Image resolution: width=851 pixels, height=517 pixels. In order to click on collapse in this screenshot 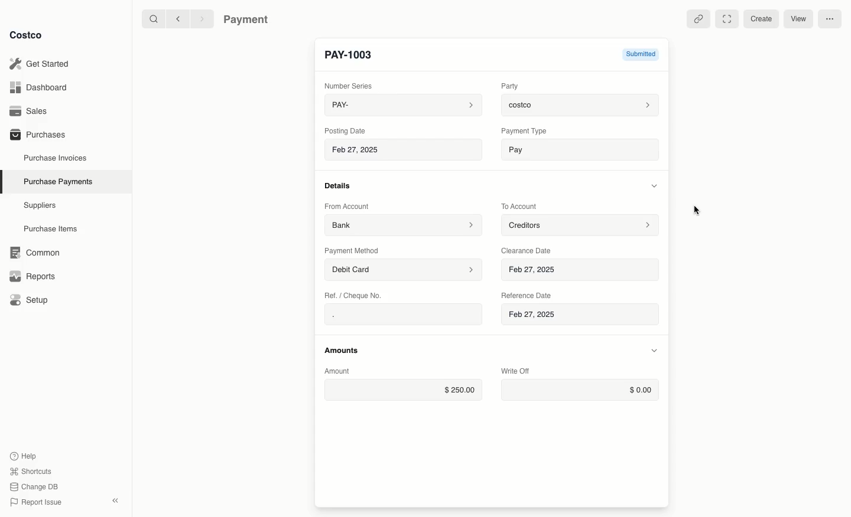, I will do `click(115, 500)`.